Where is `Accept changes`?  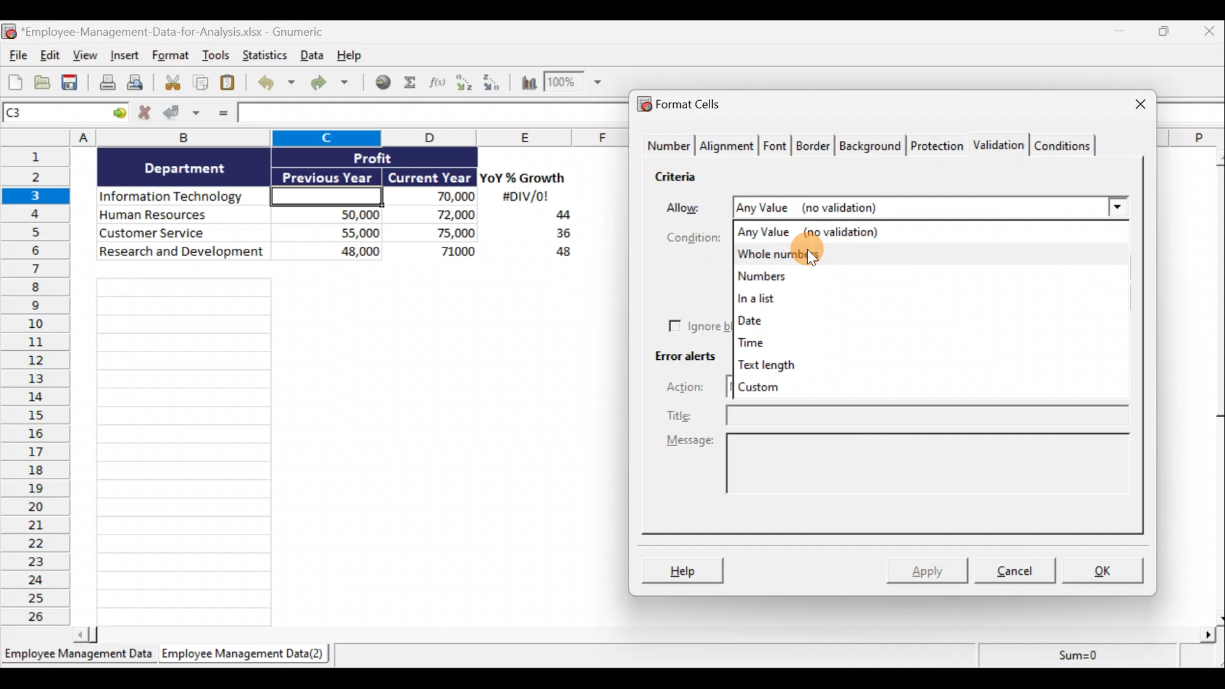
Accept changes is located at coordinates (183, 114).